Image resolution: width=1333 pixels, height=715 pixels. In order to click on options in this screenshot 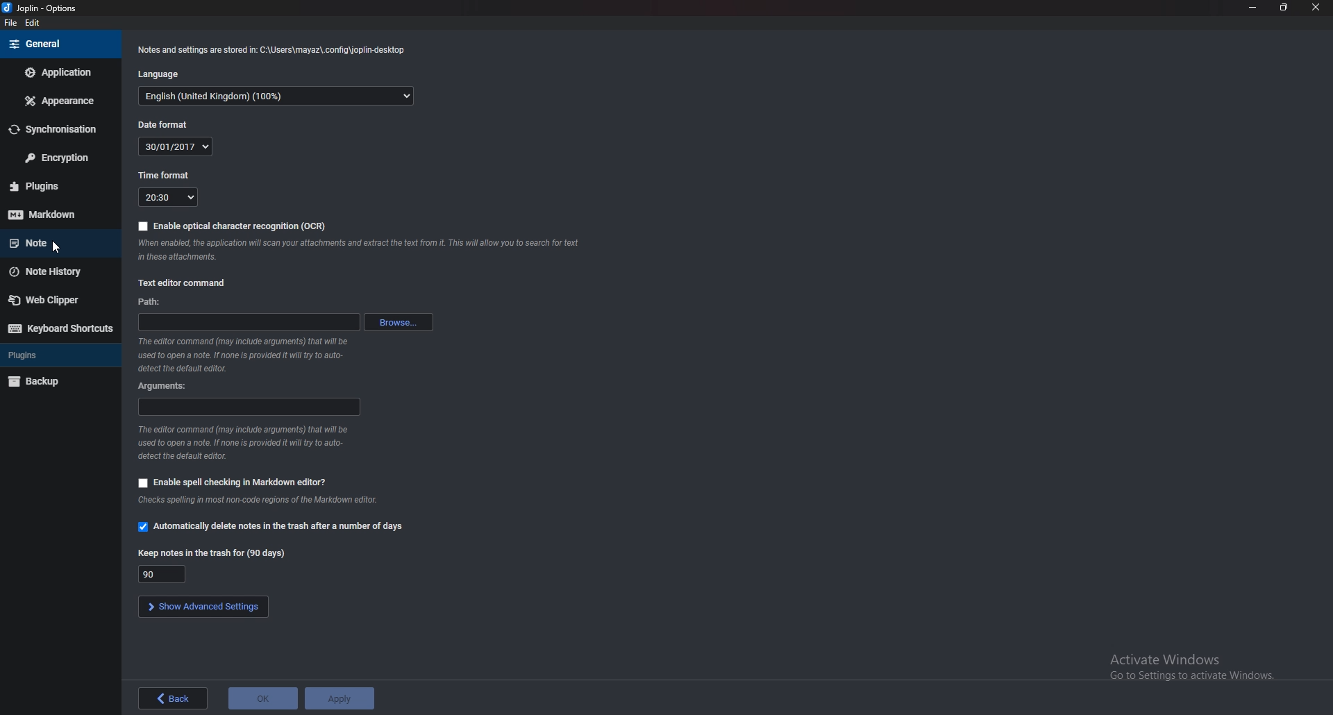, I will do `click(46, 8)`.